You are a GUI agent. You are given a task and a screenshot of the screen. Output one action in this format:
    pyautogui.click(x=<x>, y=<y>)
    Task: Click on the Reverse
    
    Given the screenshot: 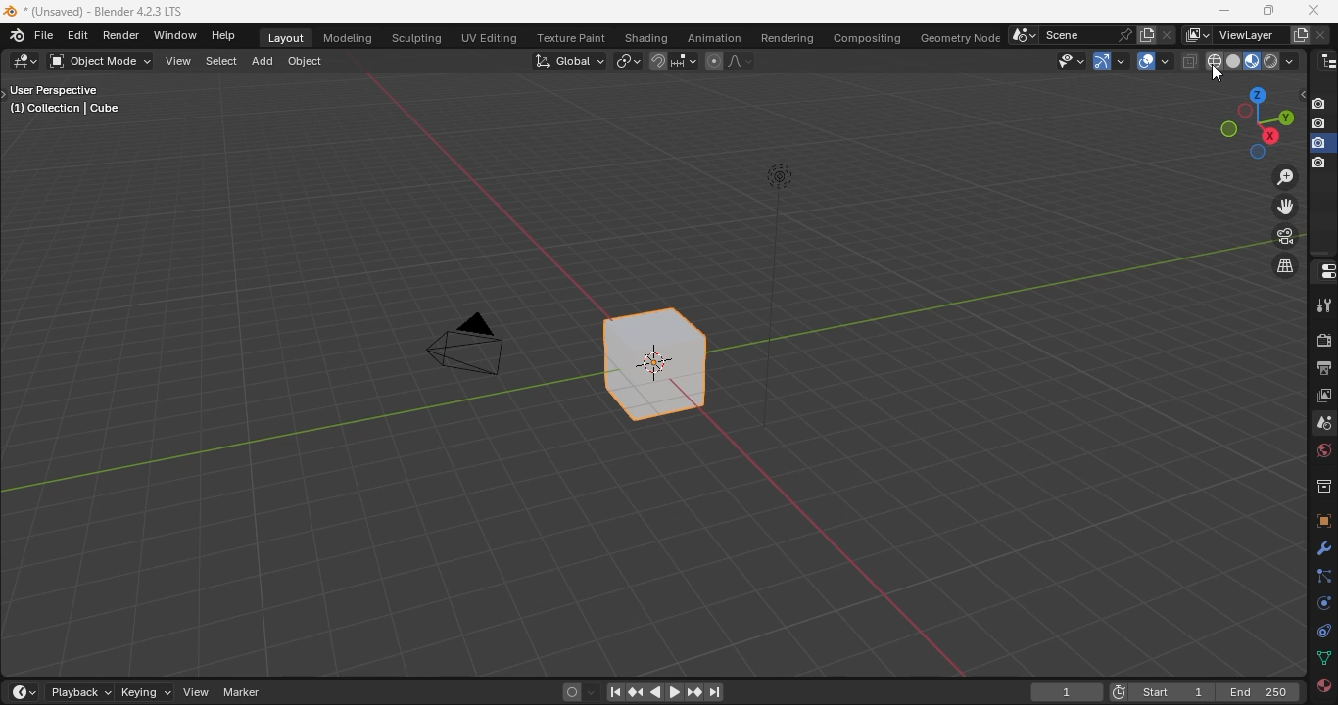 What is the action you would take?
    pyautogui.click(x=660, y=692)
    